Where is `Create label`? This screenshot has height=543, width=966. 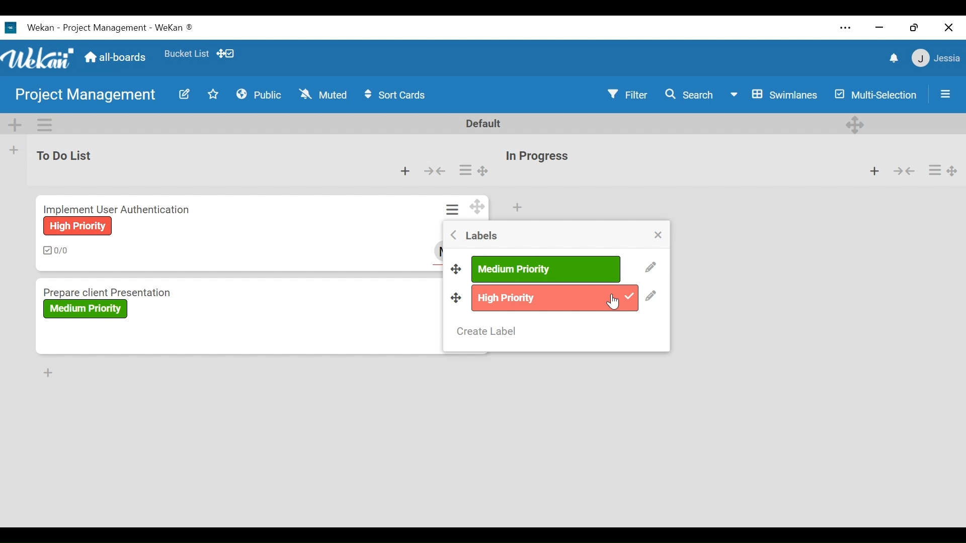 Create label is located at coordinates (489, 331).